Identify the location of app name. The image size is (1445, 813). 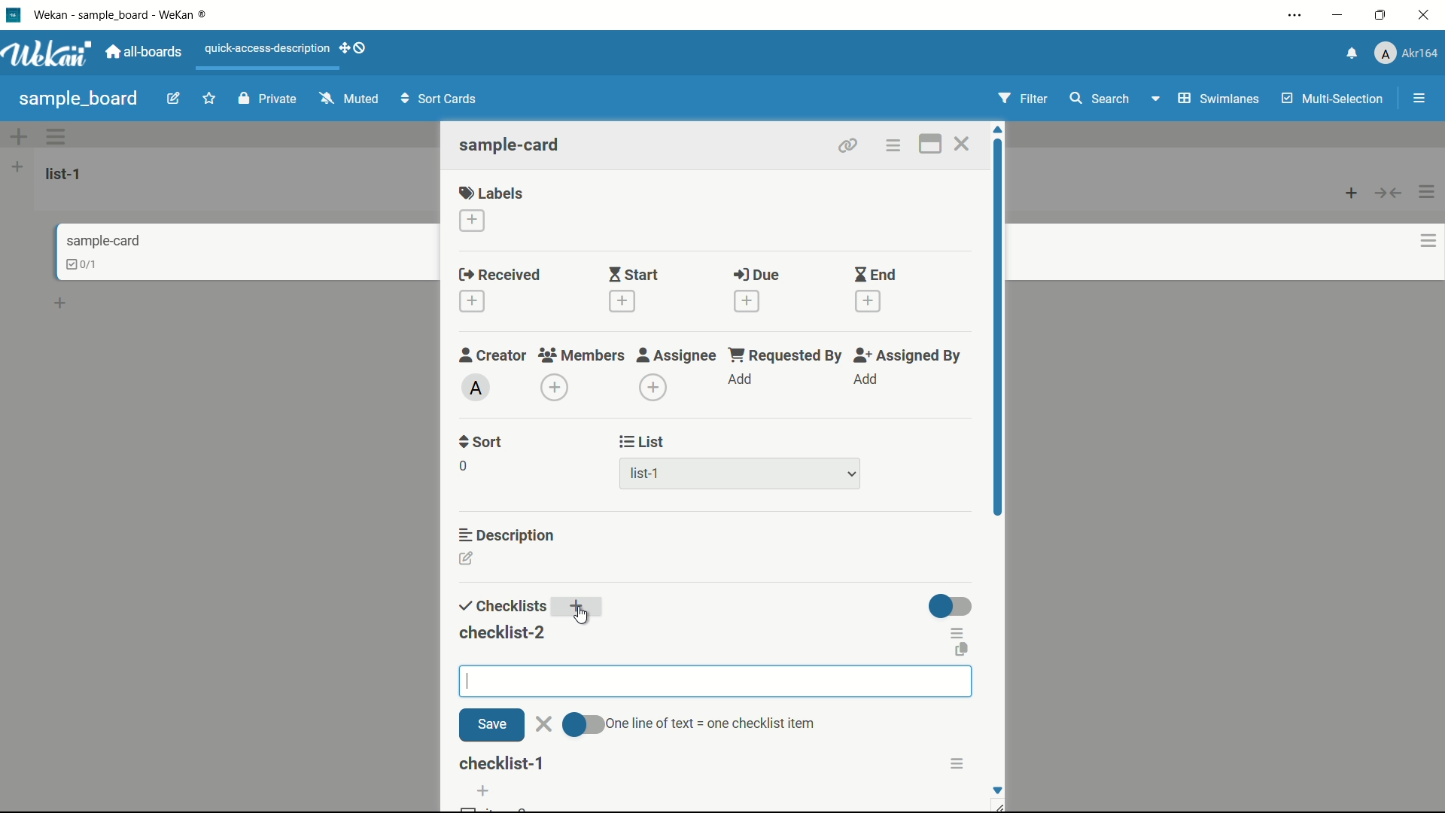
(123, 14).